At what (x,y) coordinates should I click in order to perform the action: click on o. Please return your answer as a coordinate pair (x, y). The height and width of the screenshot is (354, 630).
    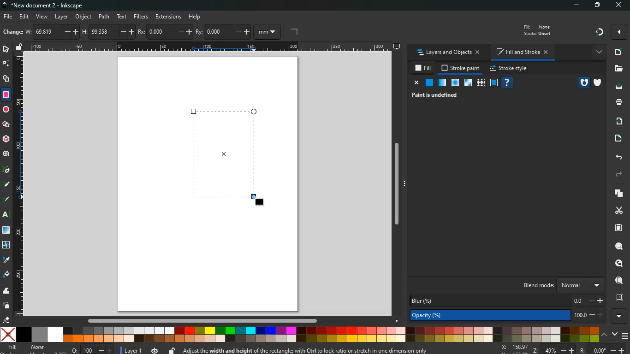
    Looking at the image, I should click on (90, 349).